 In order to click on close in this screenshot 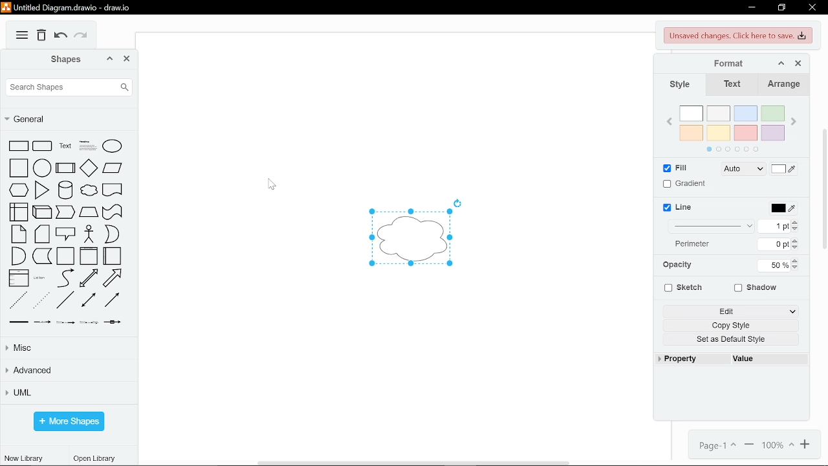, I will do `click(798, 63)`.